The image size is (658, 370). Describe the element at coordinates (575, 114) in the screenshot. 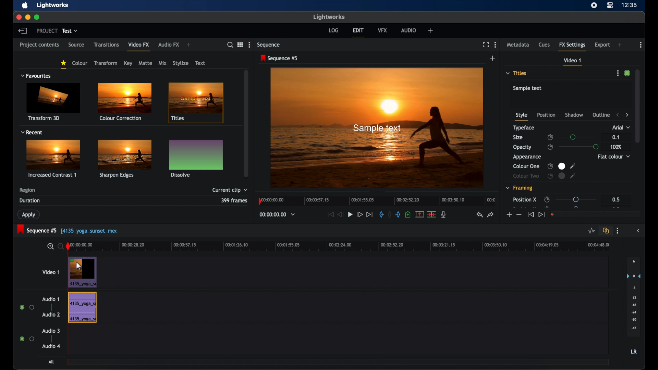

I see `shadow` at that location.